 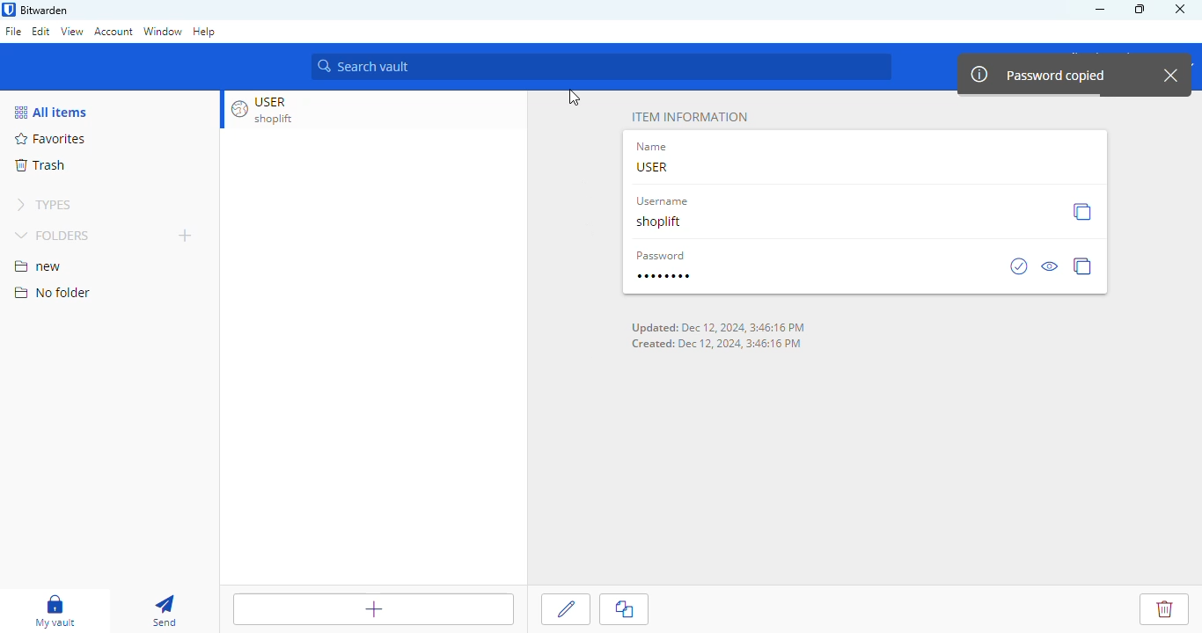 What do you see at coordinates (662, 255) in the screenshot?
I see `password` at bounding box center [662, 255].